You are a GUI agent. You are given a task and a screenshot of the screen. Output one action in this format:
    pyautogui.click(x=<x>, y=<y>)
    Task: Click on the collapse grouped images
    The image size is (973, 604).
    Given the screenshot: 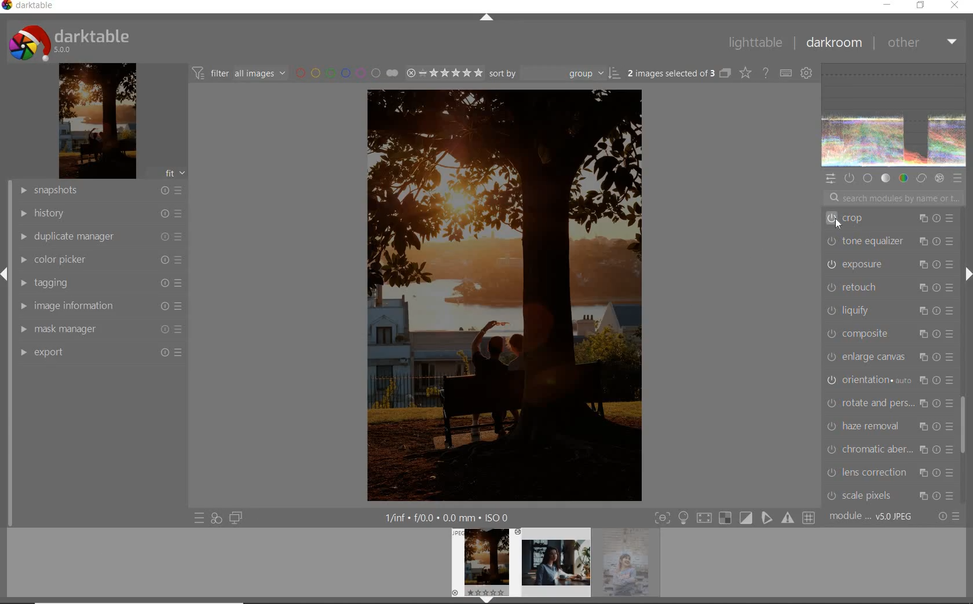 What is the action you would take?
    pyautogui.click(x=725, y=73)
    